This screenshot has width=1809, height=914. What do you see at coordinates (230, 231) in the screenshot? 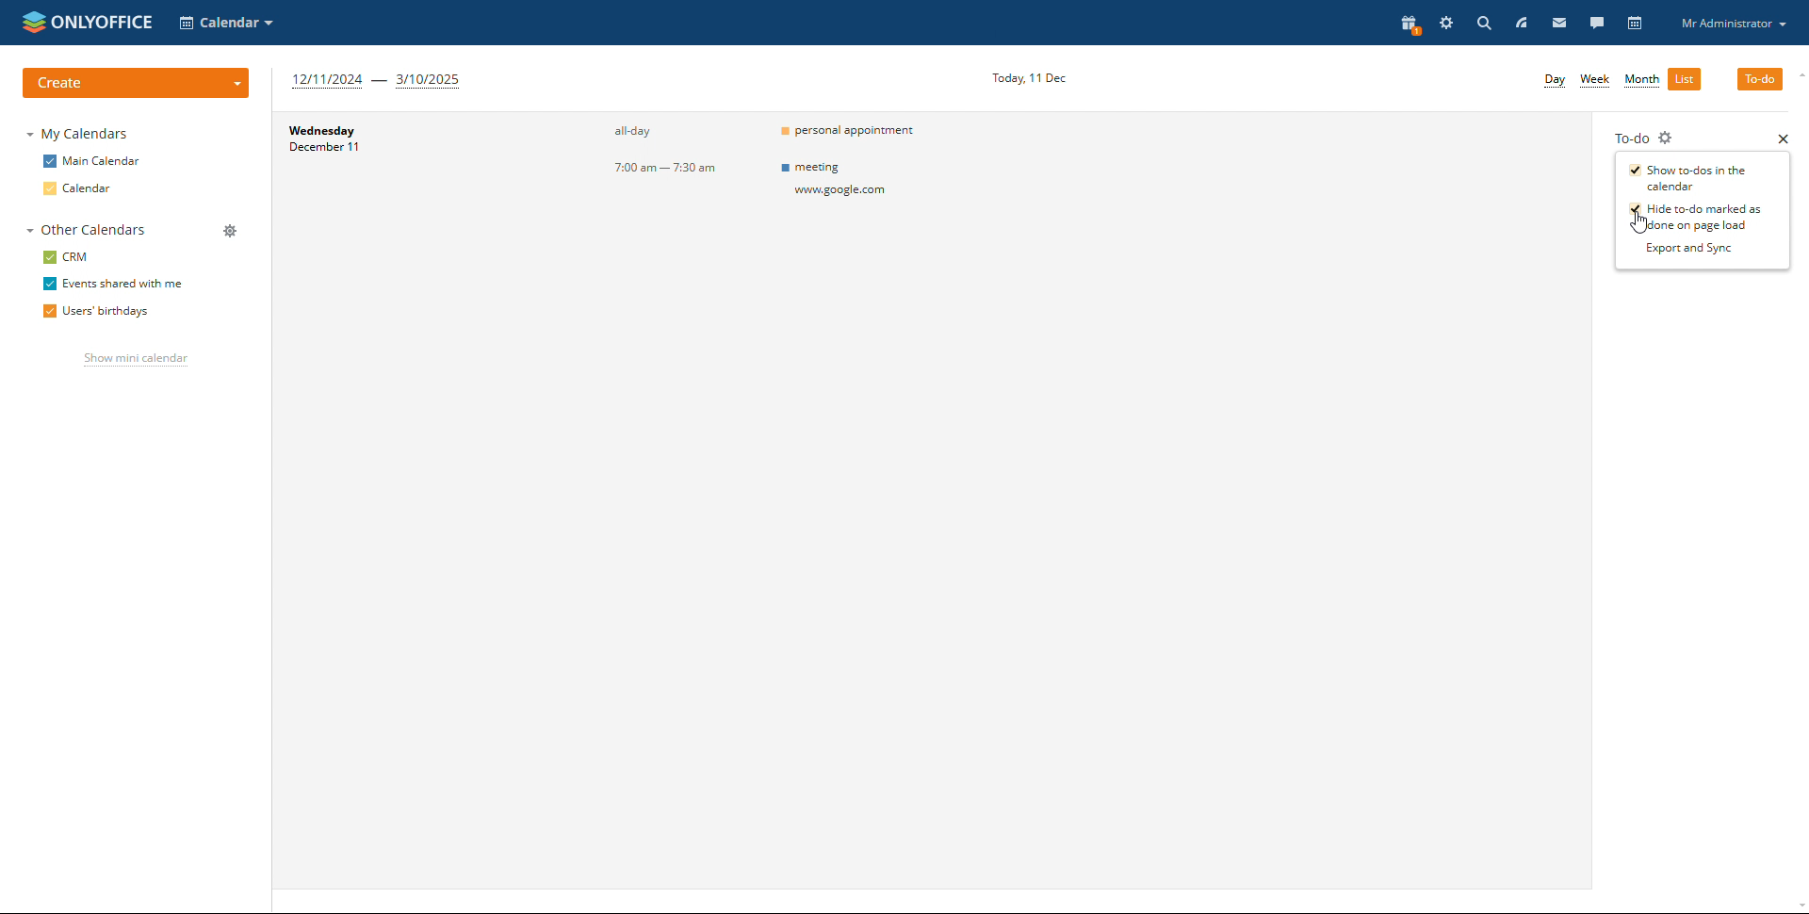
I see `manage` at bounding box center [230, 231].